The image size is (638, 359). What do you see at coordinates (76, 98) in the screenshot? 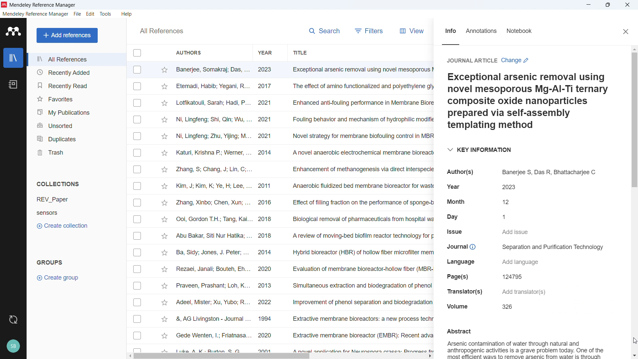
I see `favorites` at bounding box center [76, 98].